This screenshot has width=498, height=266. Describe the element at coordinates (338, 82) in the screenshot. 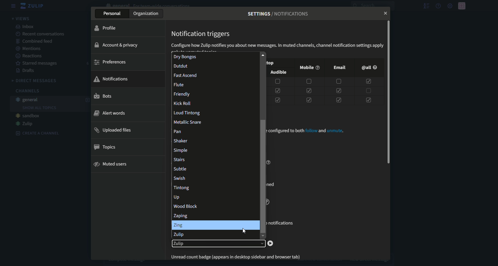

I see `checkbox` at that location.